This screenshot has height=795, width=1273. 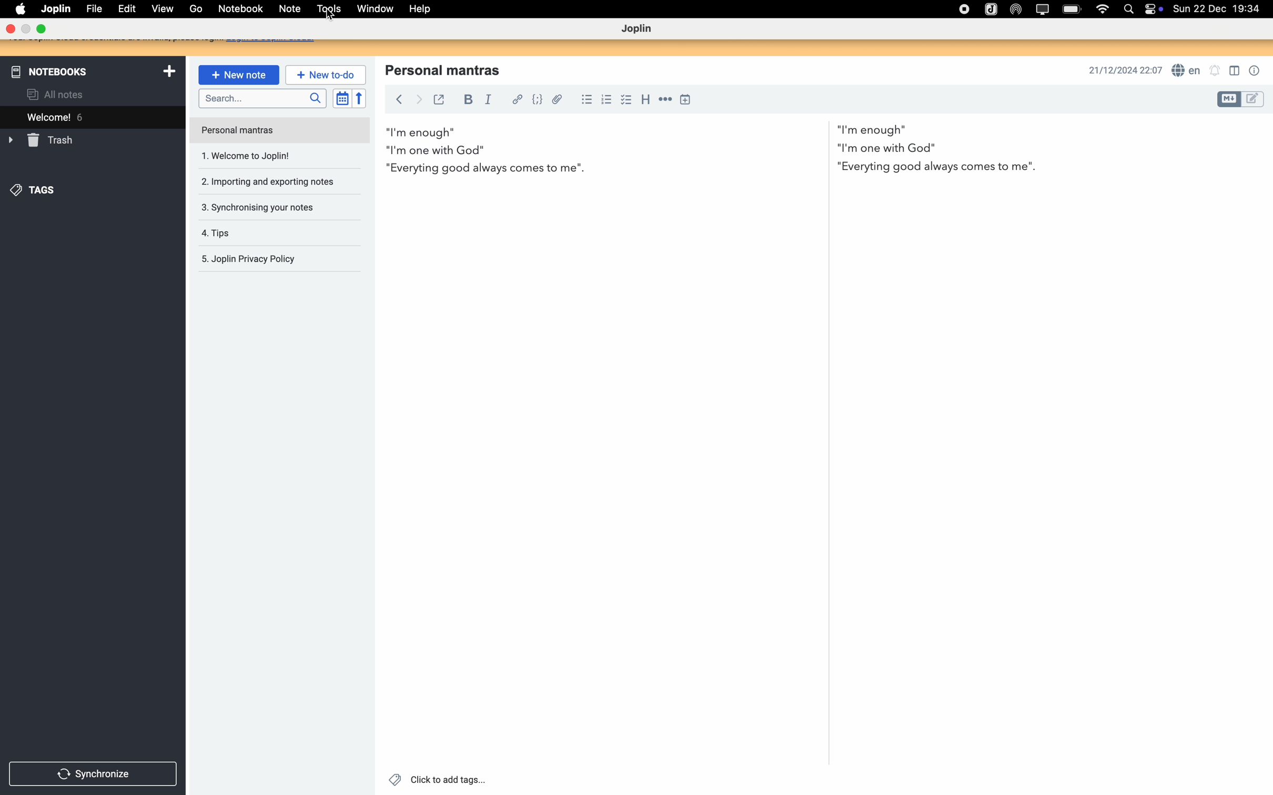 I want to click on stop recording, so click(x=962, y=11).